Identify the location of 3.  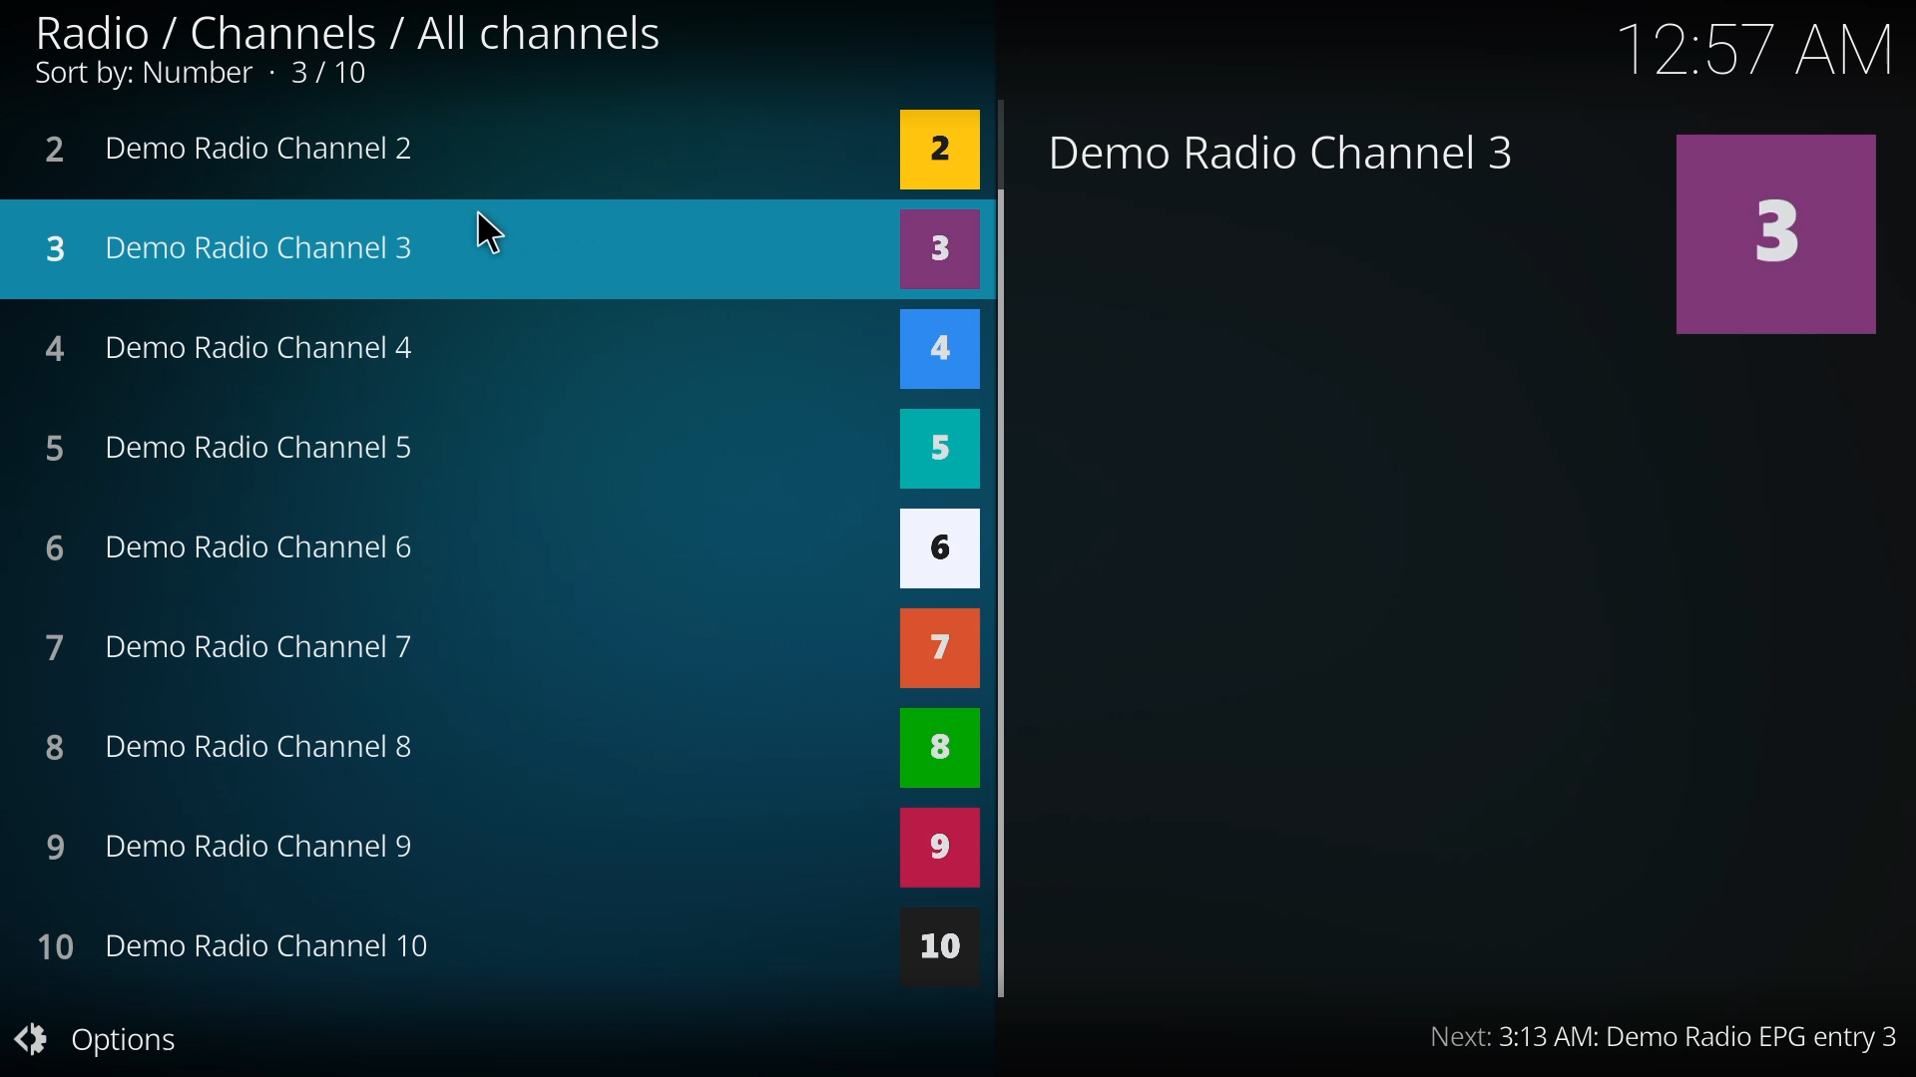
(938, 249).